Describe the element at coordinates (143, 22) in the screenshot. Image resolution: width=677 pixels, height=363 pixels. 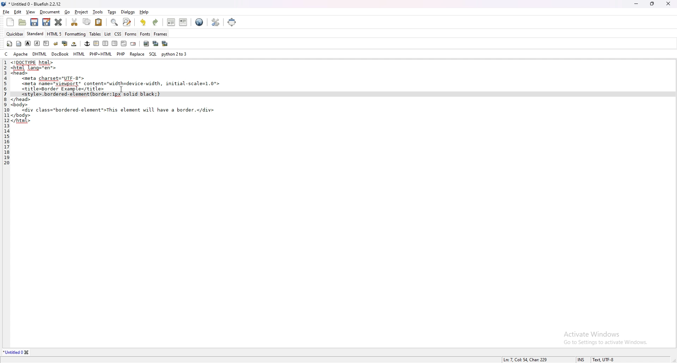
I see `undo` at that location.